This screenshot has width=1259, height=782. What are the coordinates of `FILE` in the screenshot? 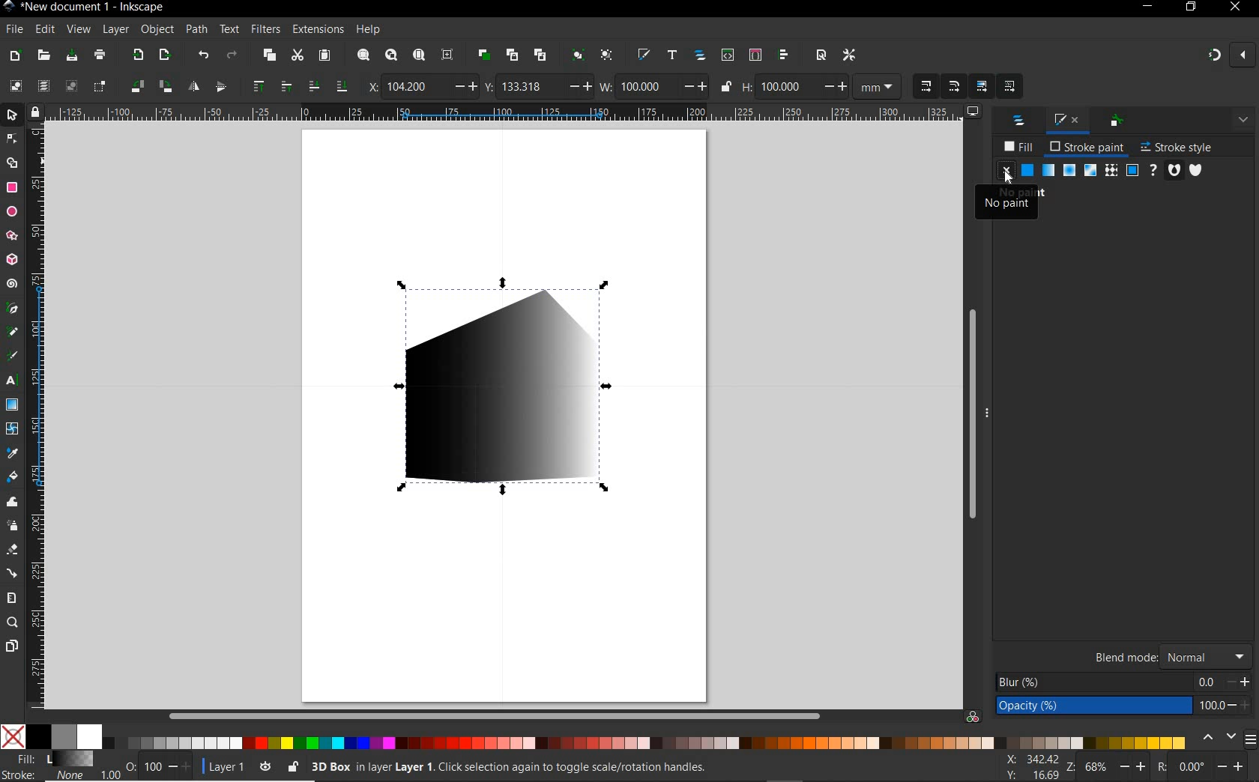 It's located at (14, 30).